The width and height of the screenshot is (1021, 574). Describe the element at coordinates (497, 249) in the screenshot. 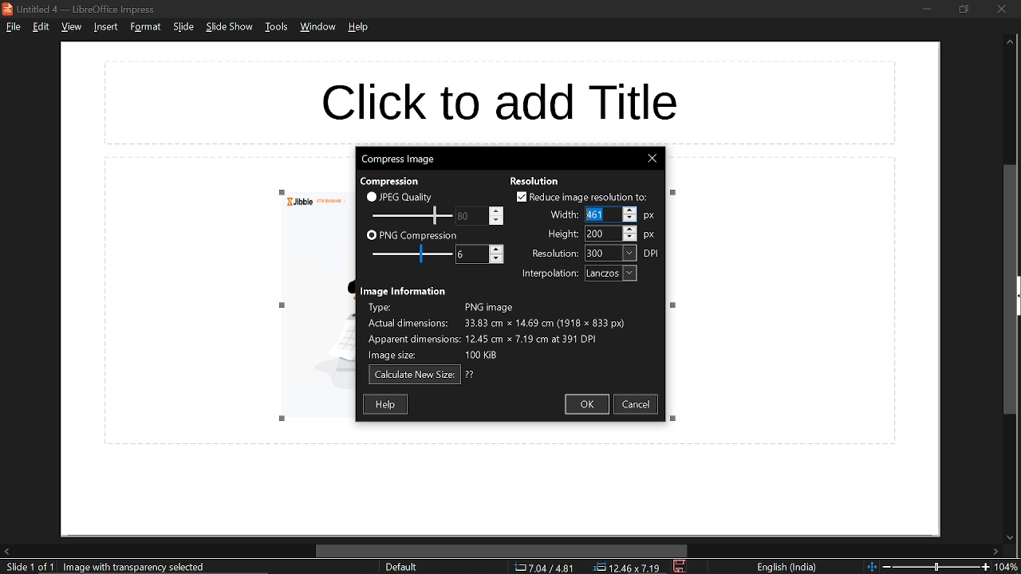

I see `Increase ` at that location.